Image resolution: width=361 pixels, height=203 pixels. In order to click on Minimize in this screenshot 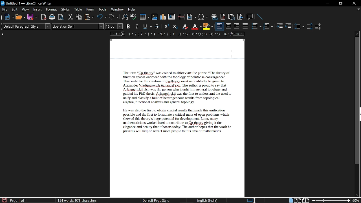, I will do `click(327, 4)`.